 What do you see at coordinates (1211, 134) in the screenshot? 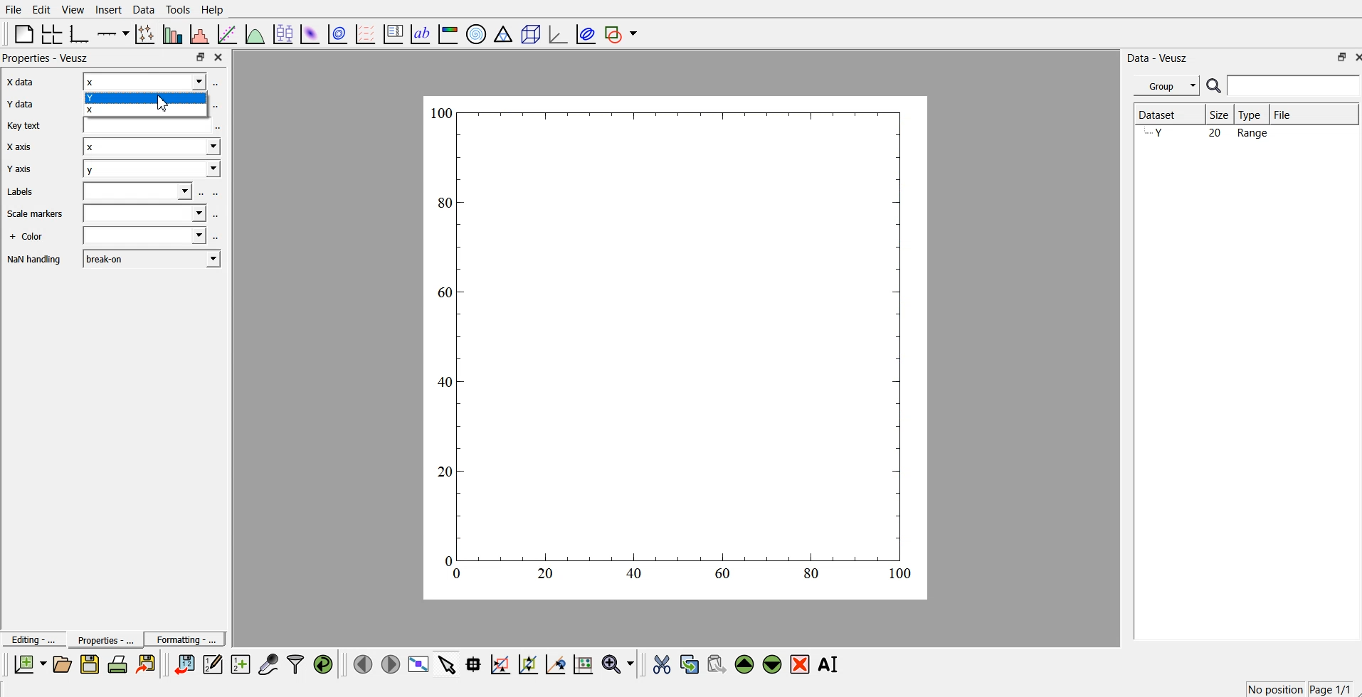
I see `y 20 range` at bounding box center [1211, 134].